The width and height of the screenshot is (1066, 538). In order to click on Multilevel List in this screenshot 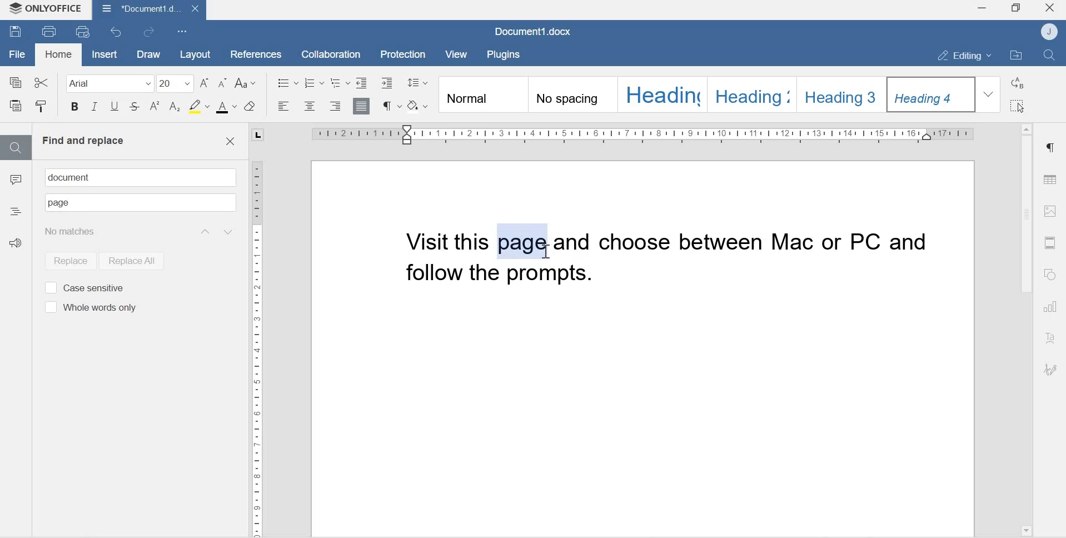, I will do `click(340, 82)`.